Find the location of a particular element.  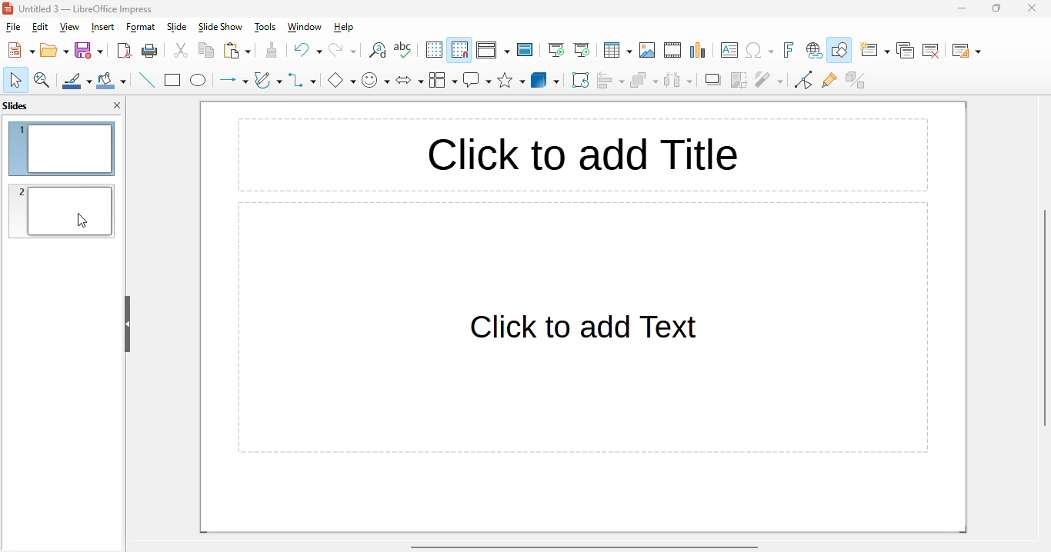

insert text box is located at coordinates (730, 49).